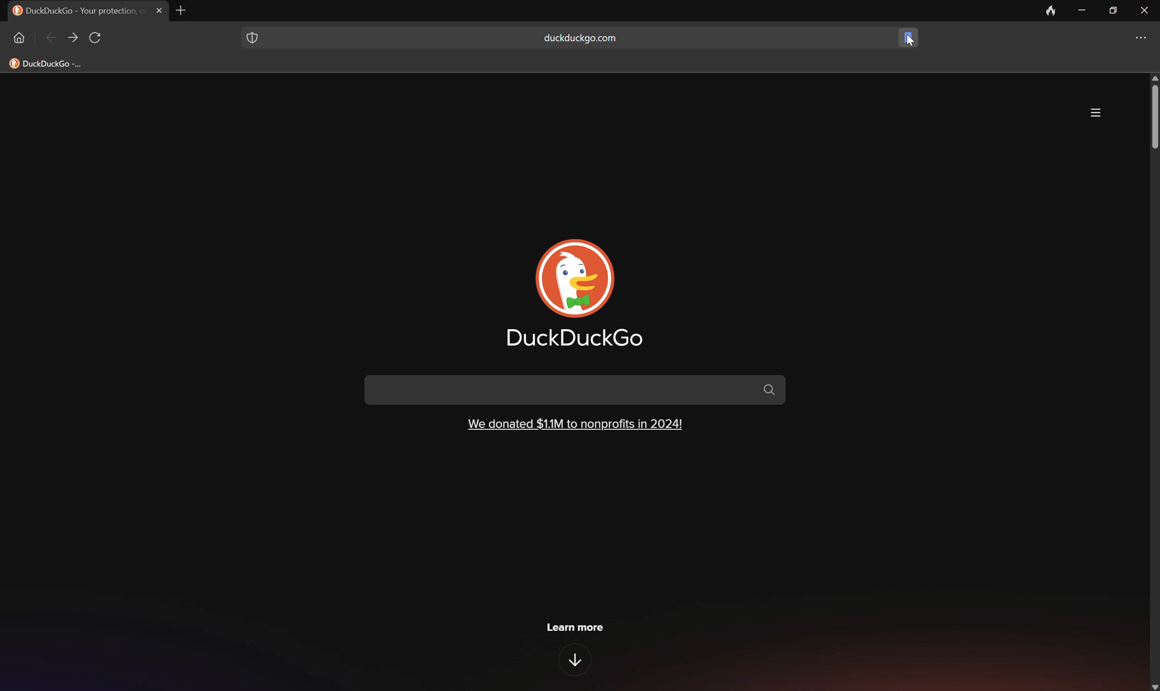 This screenshot has width=1160, height=691. Describe the element at coordinates (906, 36) in the screenshot. I see `bookmark` at that location.